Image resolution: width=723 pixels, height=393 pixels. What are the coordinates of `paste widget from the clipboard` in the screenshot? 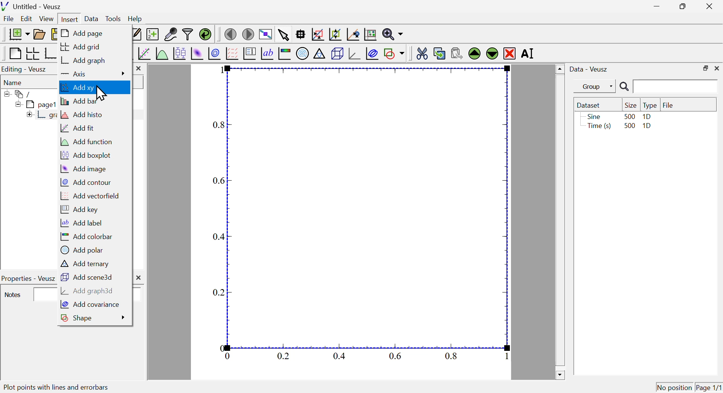 It's located at (457, 52).